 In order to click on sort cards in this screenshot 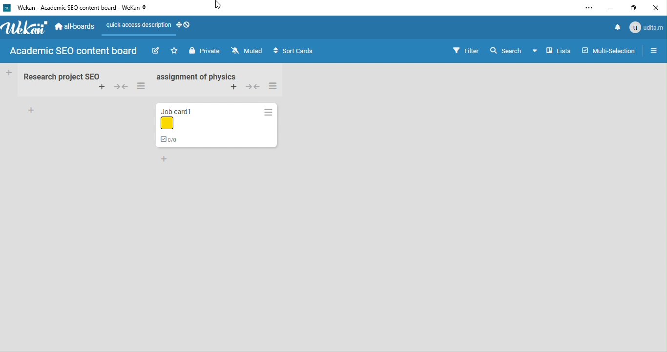, I will do `click(307, 51)`.